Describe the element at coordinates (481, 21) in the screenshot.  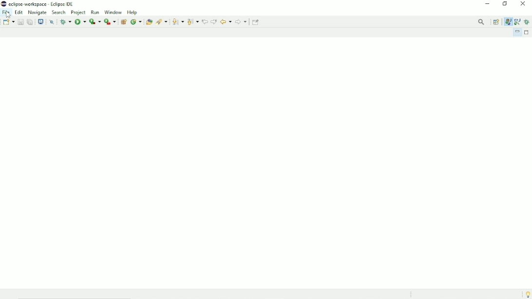
I see `Access commands and other items` at that location.